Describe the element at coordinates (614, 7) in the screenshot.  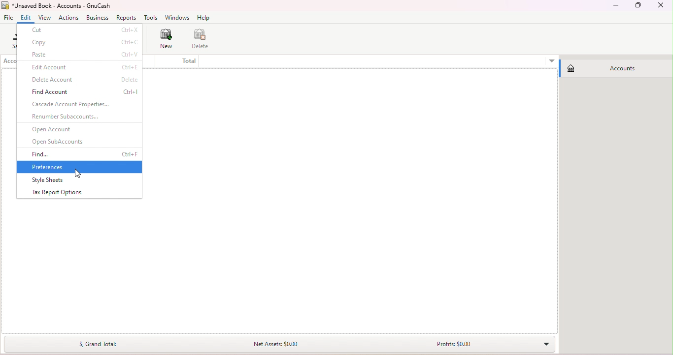
I see `Minimize` at that location.